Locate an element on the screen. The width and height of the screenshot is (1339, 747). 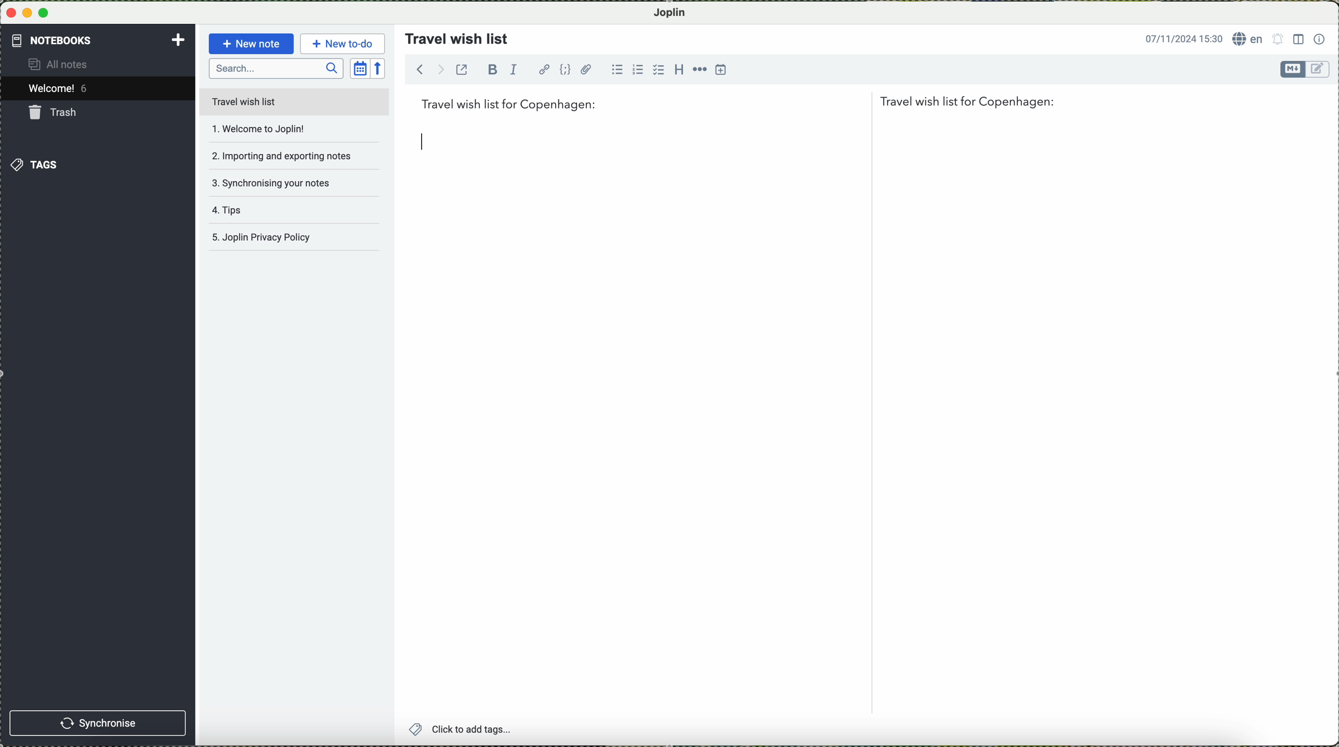
all notes is located at coordinates (67, 65).